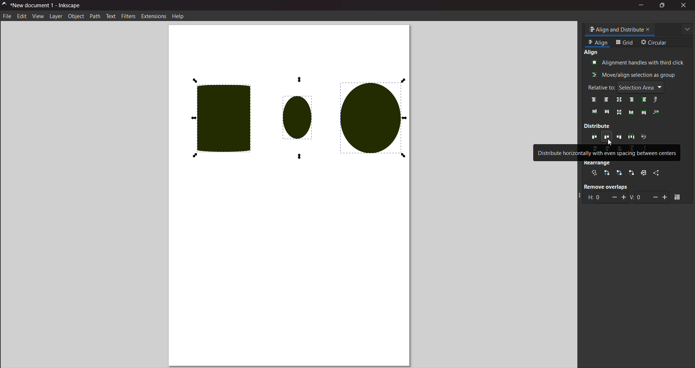 The width and height of the screenshot is (695, 368). Describe the element at coordinates (619, 112) in the screenshot. I see `align middle` at that location.